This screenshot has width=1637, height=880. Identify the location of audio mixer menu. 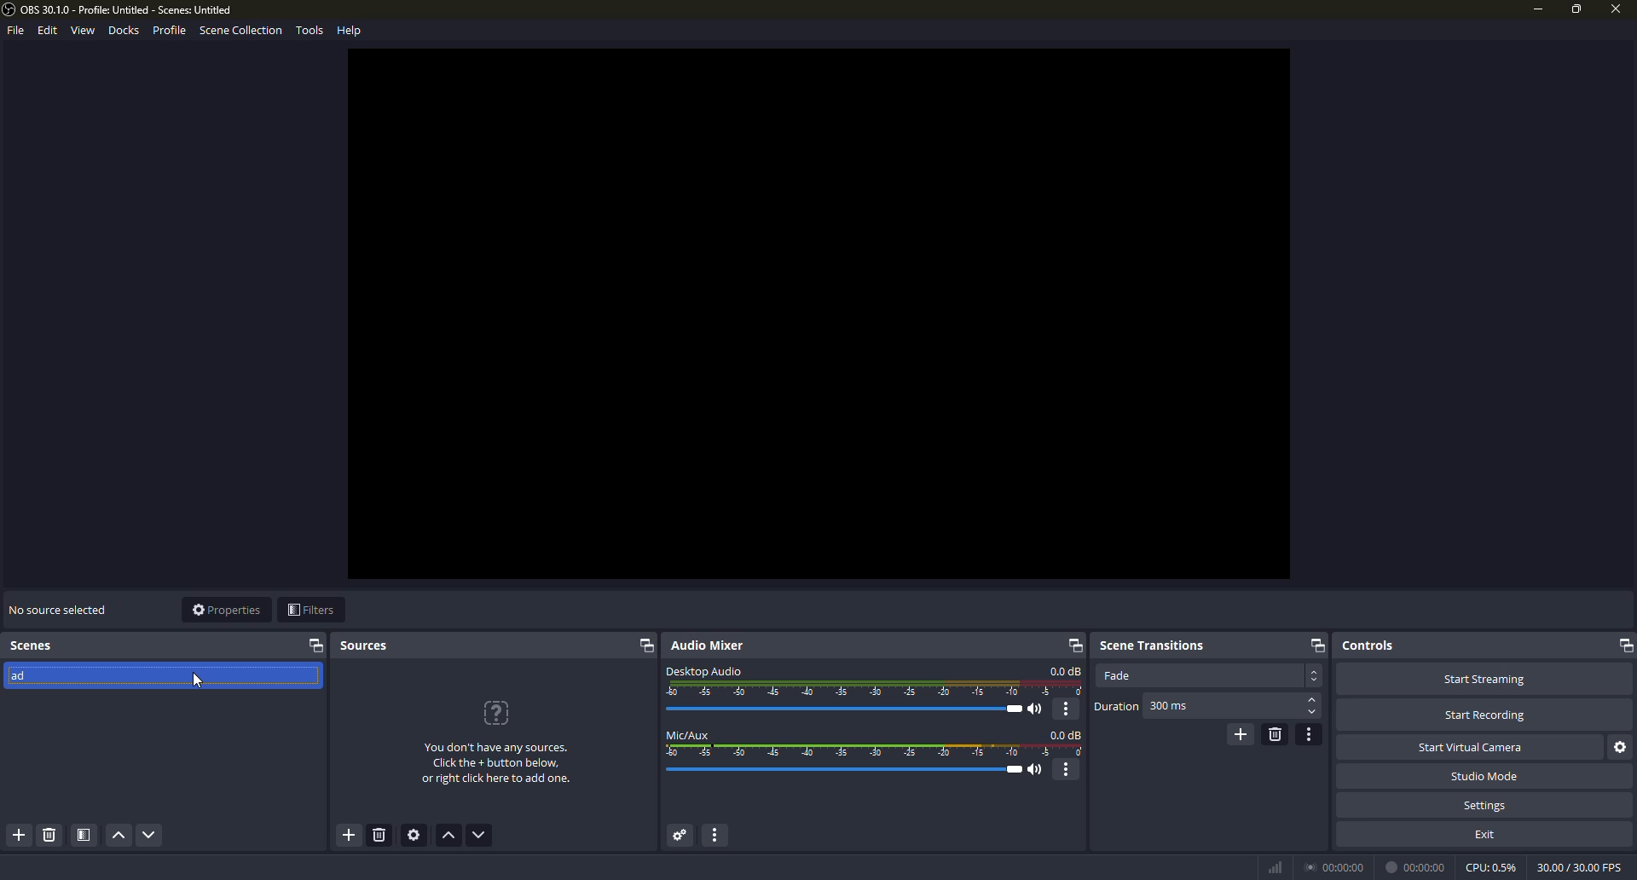
(720, 836).